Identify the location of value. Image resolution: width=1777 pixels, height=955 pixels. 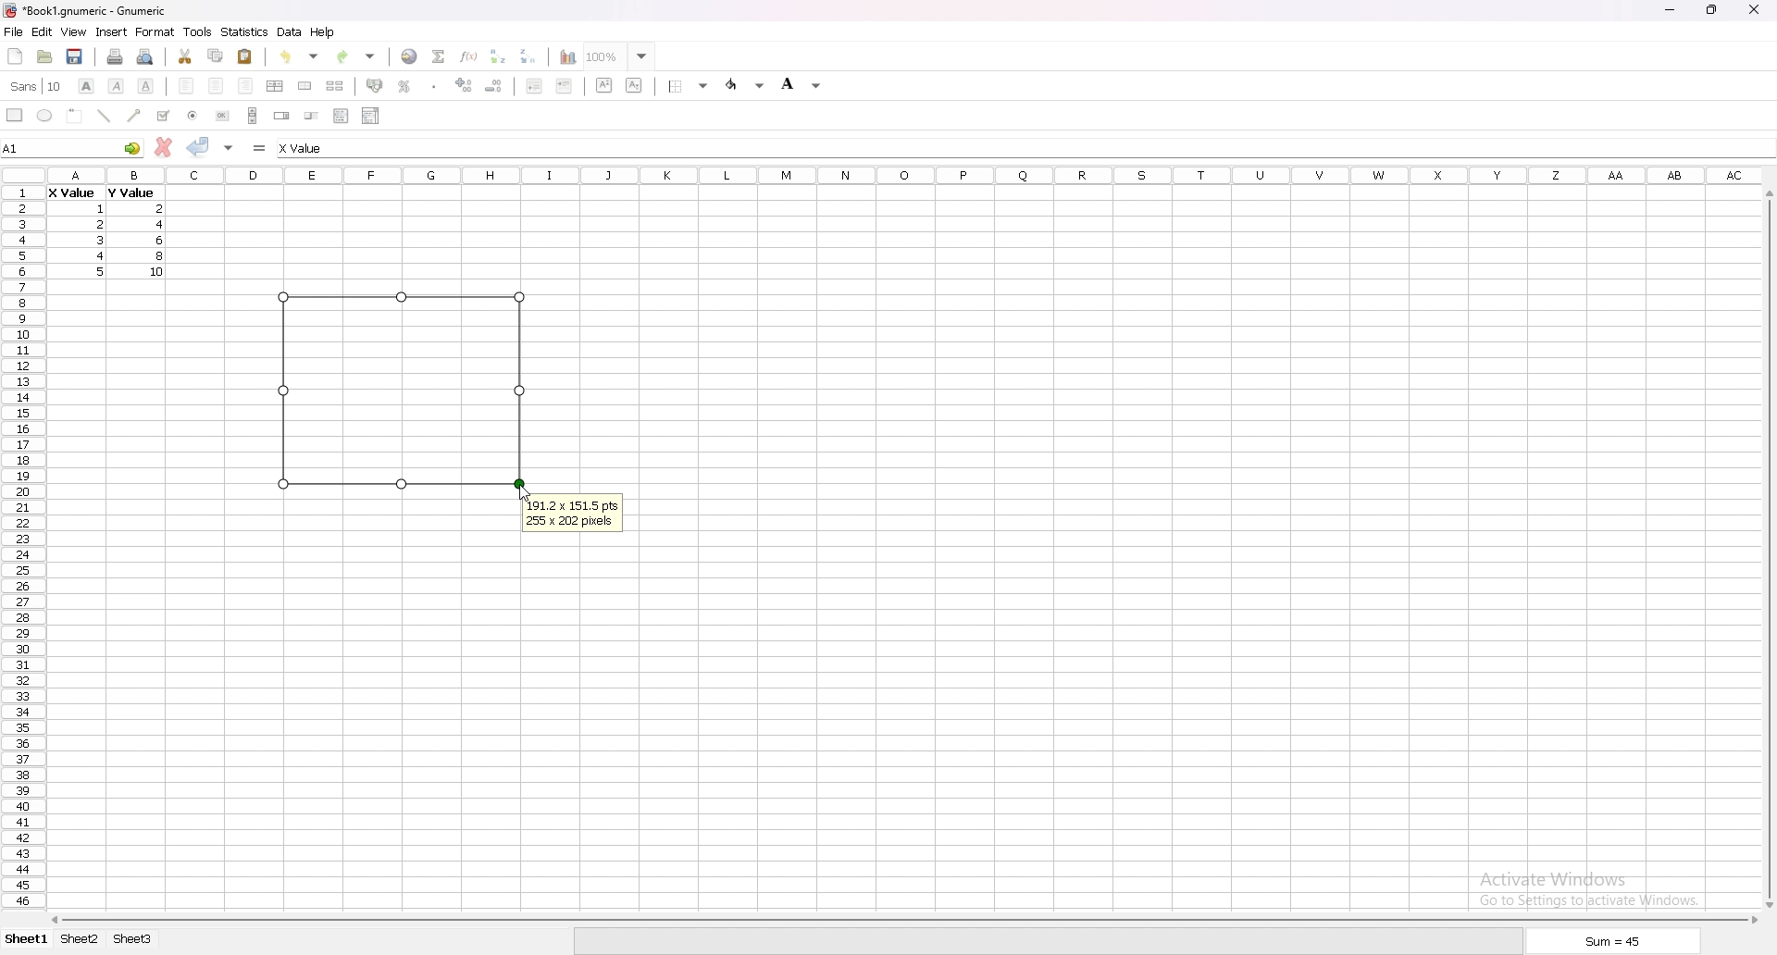
(160, 240).